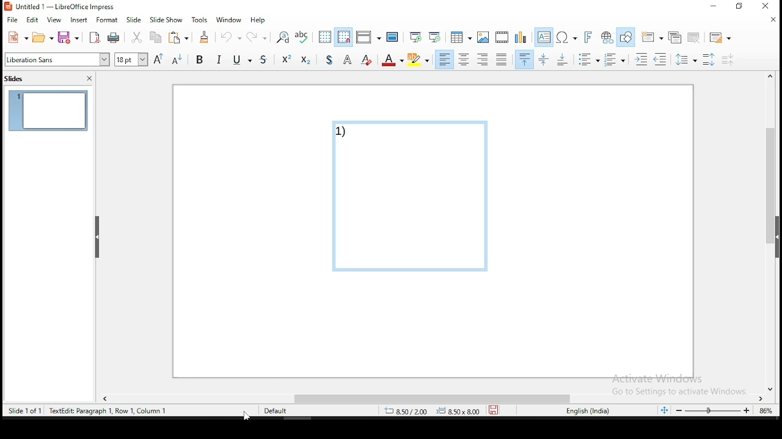  I want to click on snap to grid, so click(343, 37).